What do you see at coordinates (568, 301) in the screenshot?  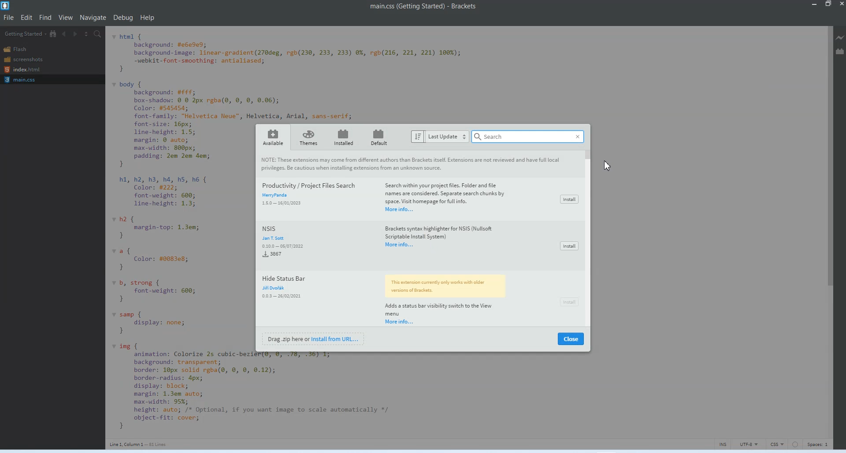 I see `Install` at bounding box center [568, 301].